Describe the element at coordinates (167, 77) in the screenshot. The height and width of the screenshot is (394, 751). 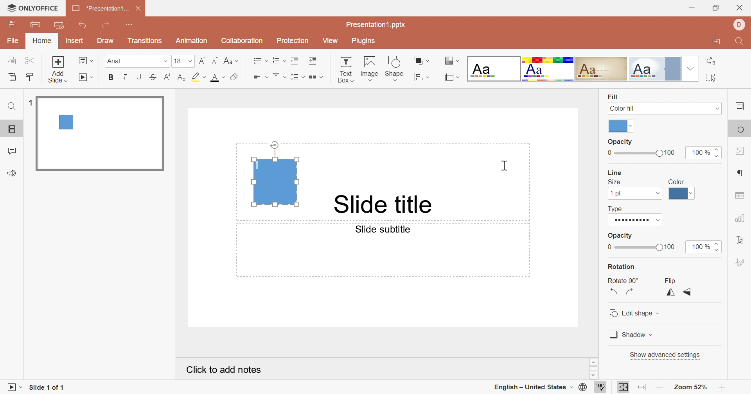
I see `Superscript` at that location.